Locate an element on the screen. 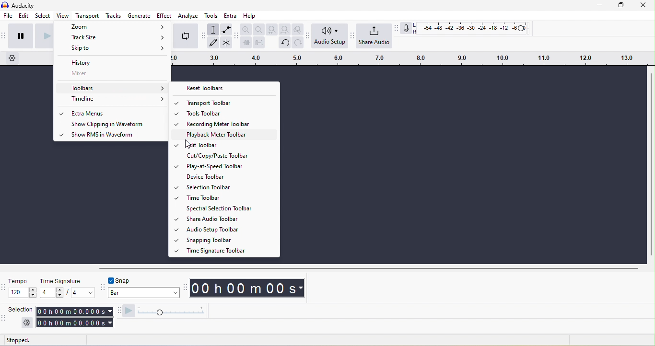 The height and width of the screenshot is (346, 655). Time signature toolbar  is located at coordinates (230, 250).